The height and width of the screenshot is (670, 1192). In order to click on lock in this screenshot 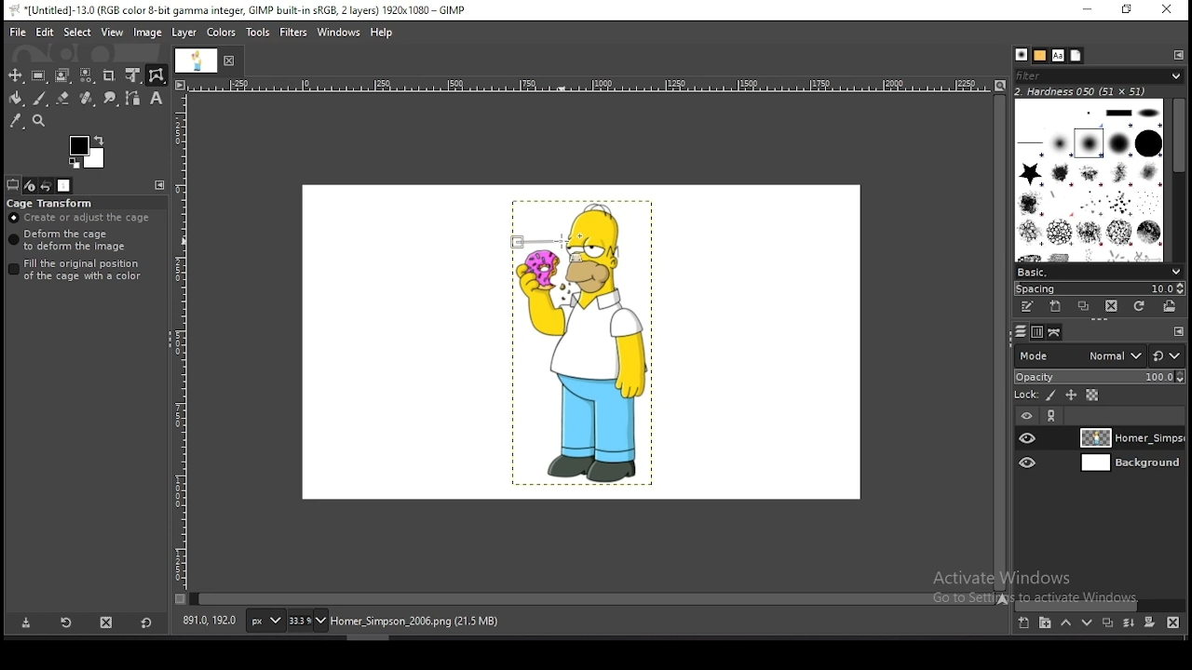, I will do `click(1024, 395)`.